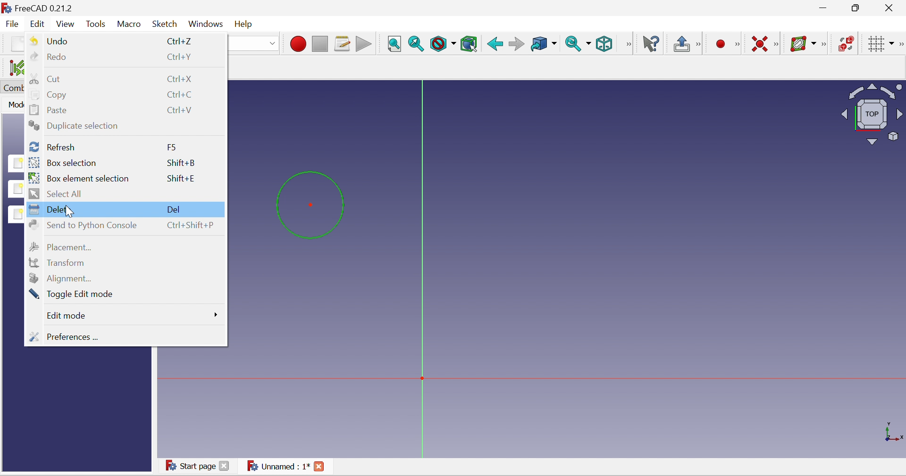 The width and height of the screenshot is (906, 476). I want to click on Go to linked object, so click(542, 45).